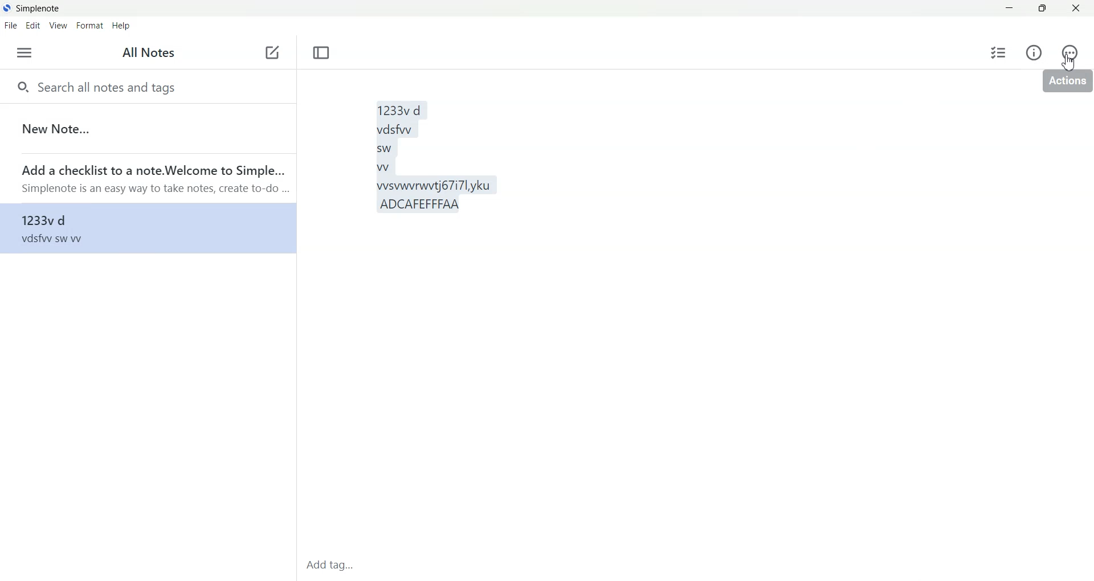 Image resolution: width=1094 pixels, height=581 pixels. I want to click on 1233v d vdsfw sw W www677lyku ADCAFEFFFAA, so click(669, 313).